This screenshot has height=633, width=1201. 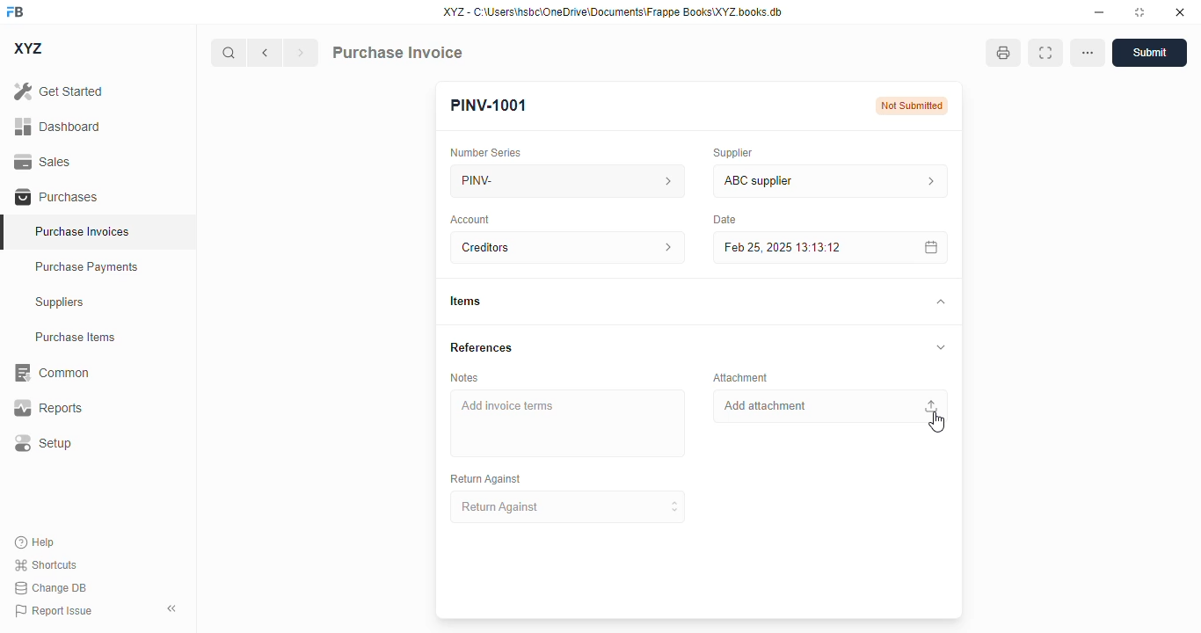 I want to click on dashboard, so click(x=57, y=126).